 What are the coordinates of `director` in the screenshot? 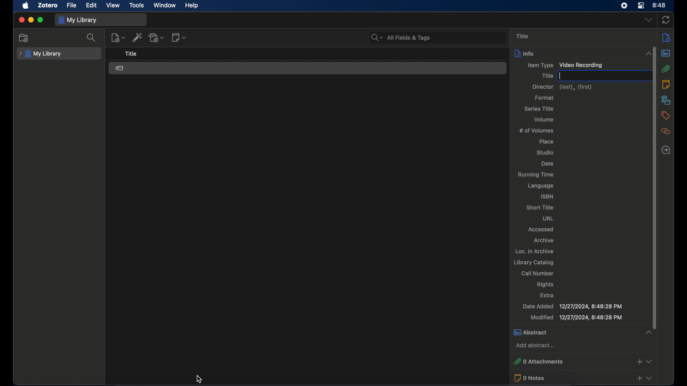 It's located at (562, 87).